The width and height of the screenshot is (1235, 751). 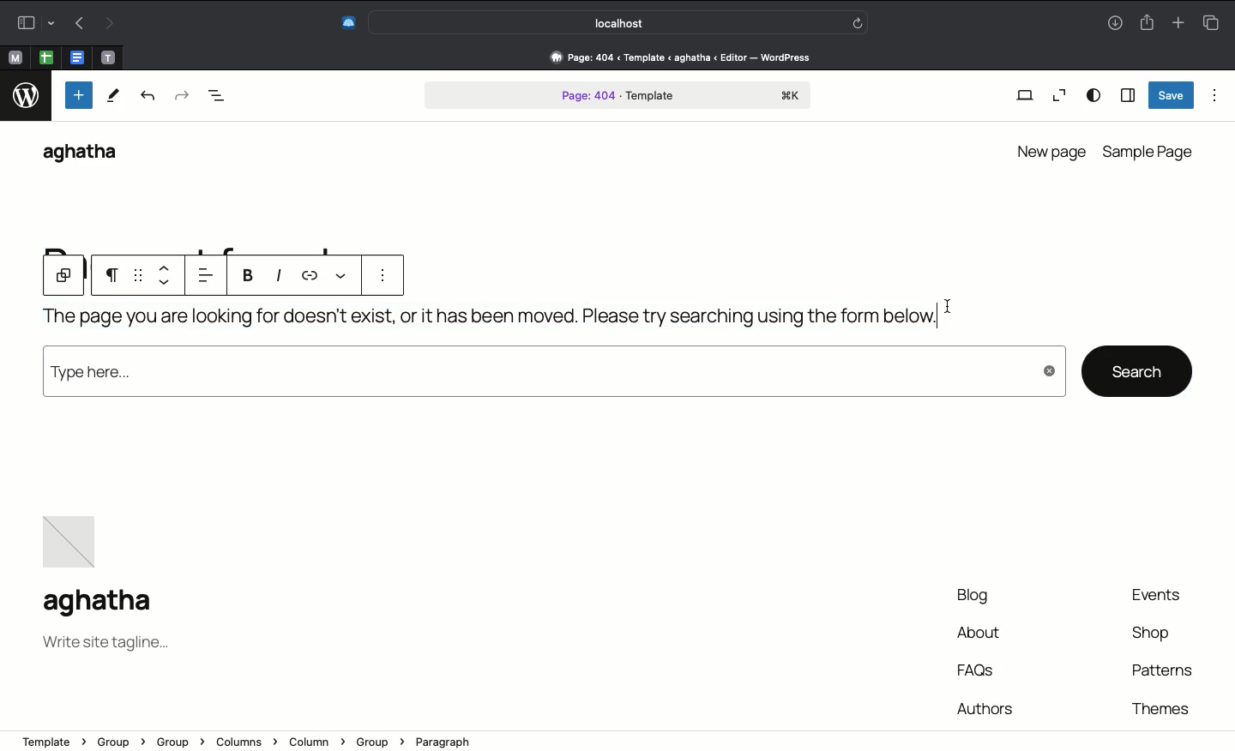 I want to click on grid, so click(x=140, y=276).